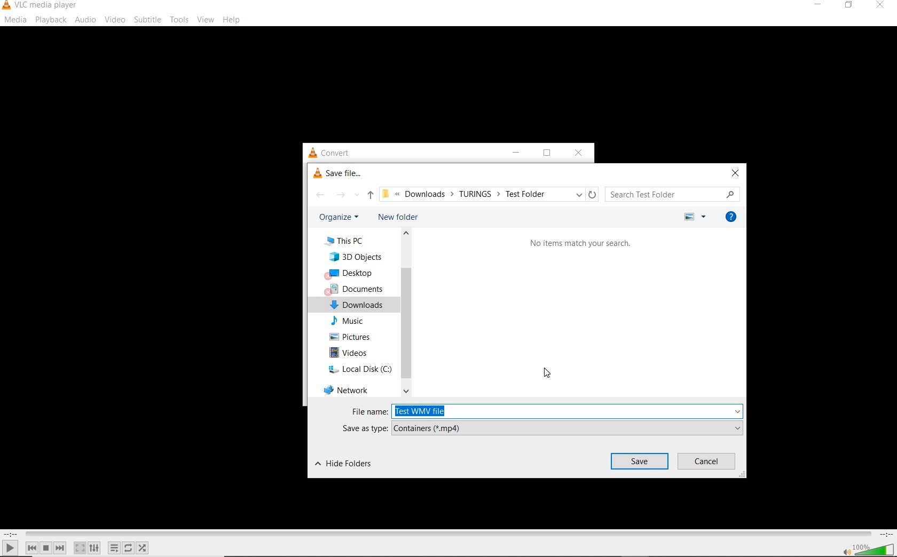 The image size is (897, 557). What do you see at coordinates (579, 194) in the screenshot?
I see `previous locations` at bounding box center [579, 194].